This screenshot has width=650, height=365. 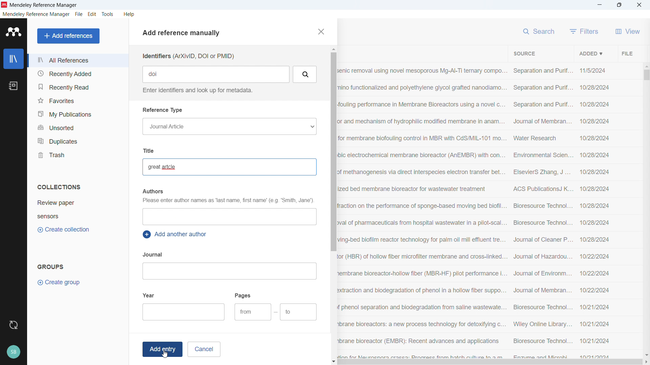 I want to click on Add journal name , so click(x=229, y=271).